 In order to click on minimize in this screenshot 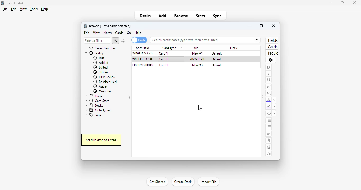, I will do `click(250, 26)`.